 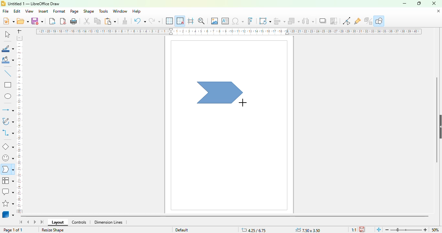 What do you see at coordinates (357, 21) in the screenshot?
I see `show gluepoint functions` at bounding box center [357, 21].